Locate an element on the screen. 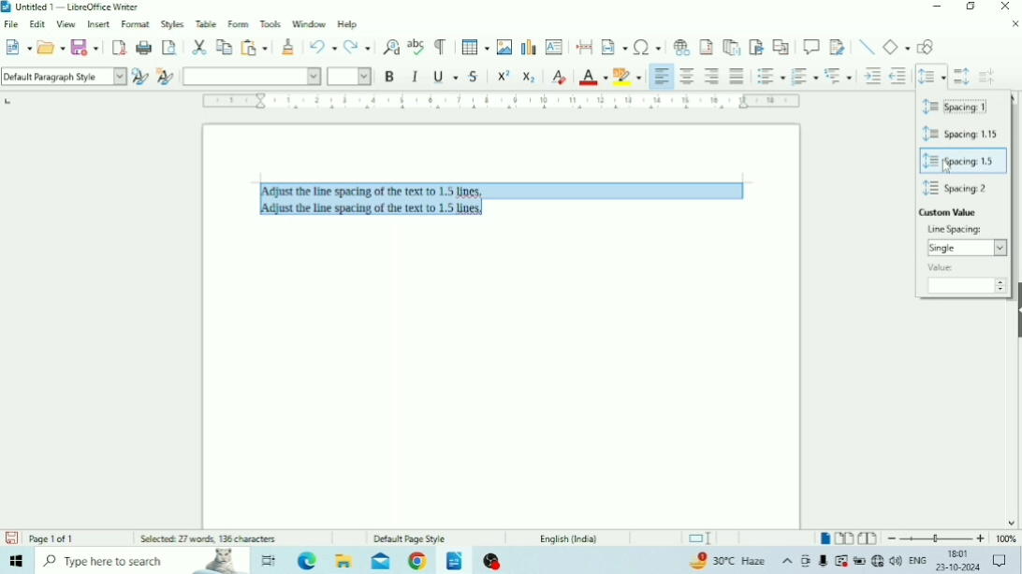 This screenshot has height=574, width=1022. Cut is located at coordinates (198, 47).